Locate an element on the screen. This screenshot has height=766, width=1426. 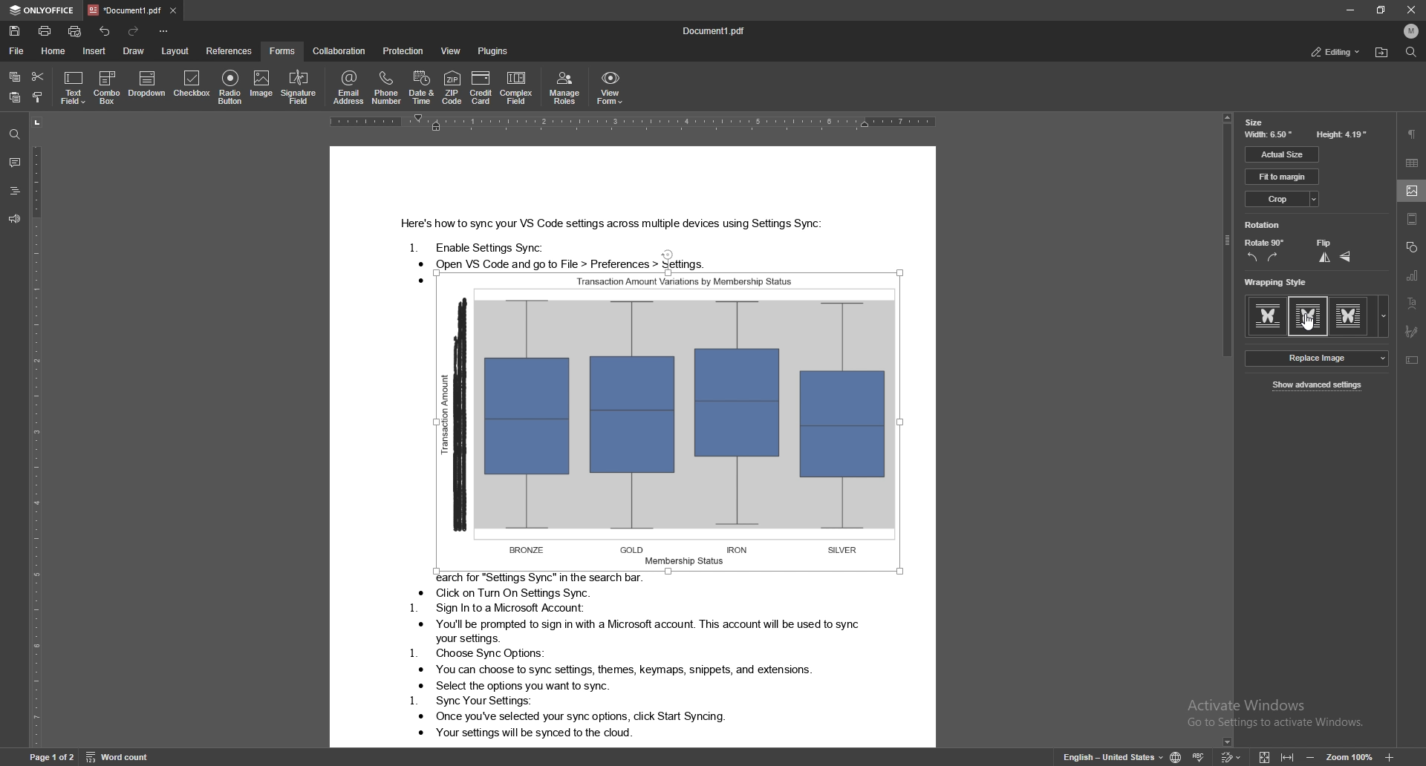
close tab is located at coordinates (174, 10).